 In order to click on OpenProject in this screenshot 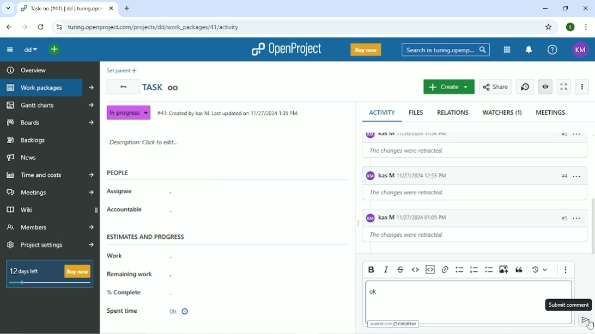, I will do `click(287, 50)`.